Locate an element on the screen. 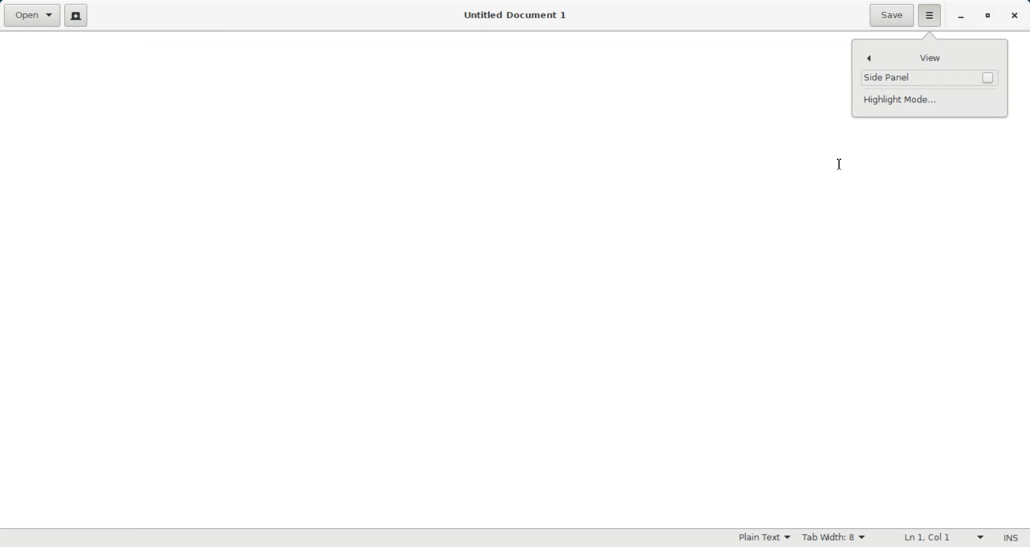 The width and height of the screenshot is (1030, 547). Untitled Document 1 is located at coordinates (516, 15).